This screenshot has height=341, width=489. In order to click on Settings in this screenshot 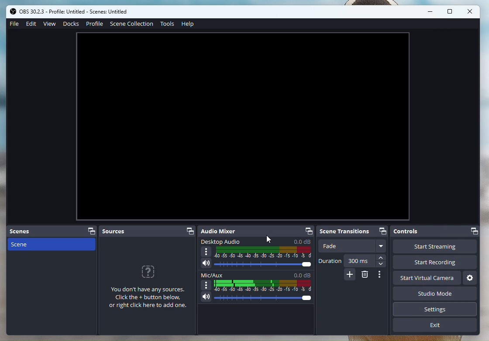, I will do `click(470, 278)`.